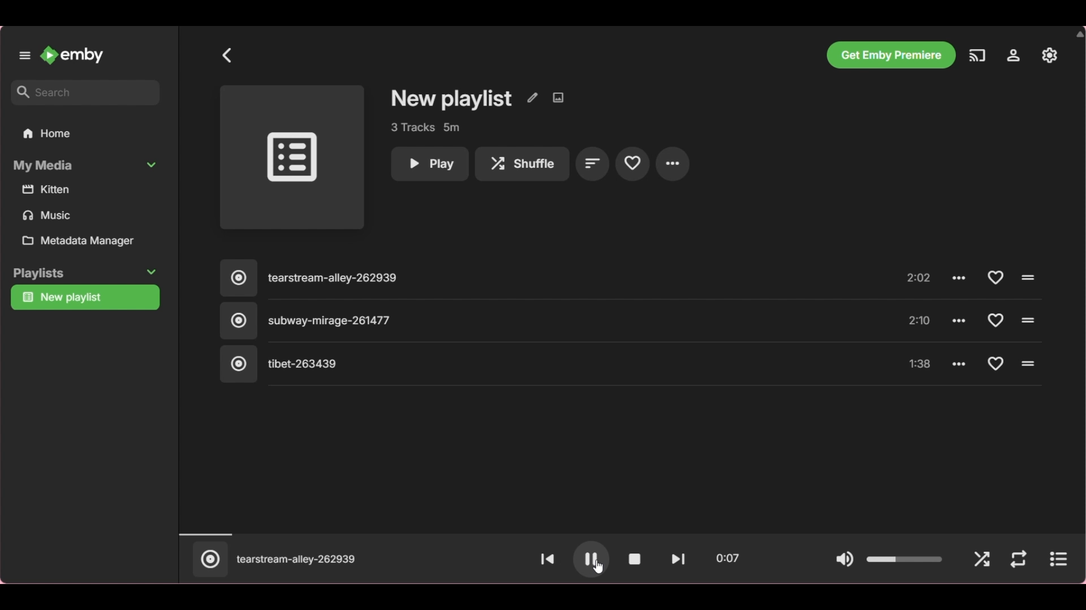  Describe the element at coordinates (86, 165) in the screenshot. I see `Collapse My Media` at that location.